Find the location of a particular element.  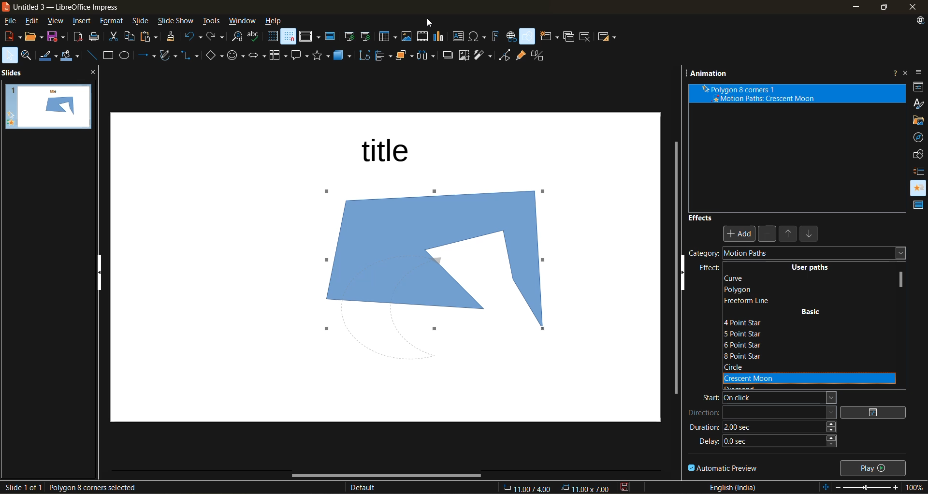

new slide is located at coordinates (548, 36).